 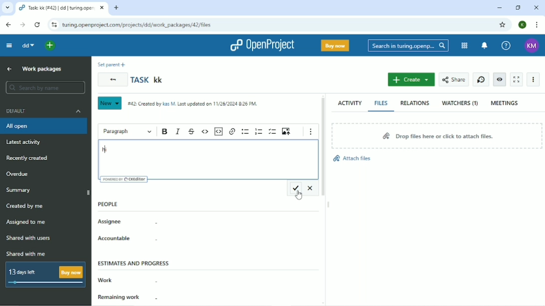 I want to click on Bulleted list, so click(x=245, y=131).